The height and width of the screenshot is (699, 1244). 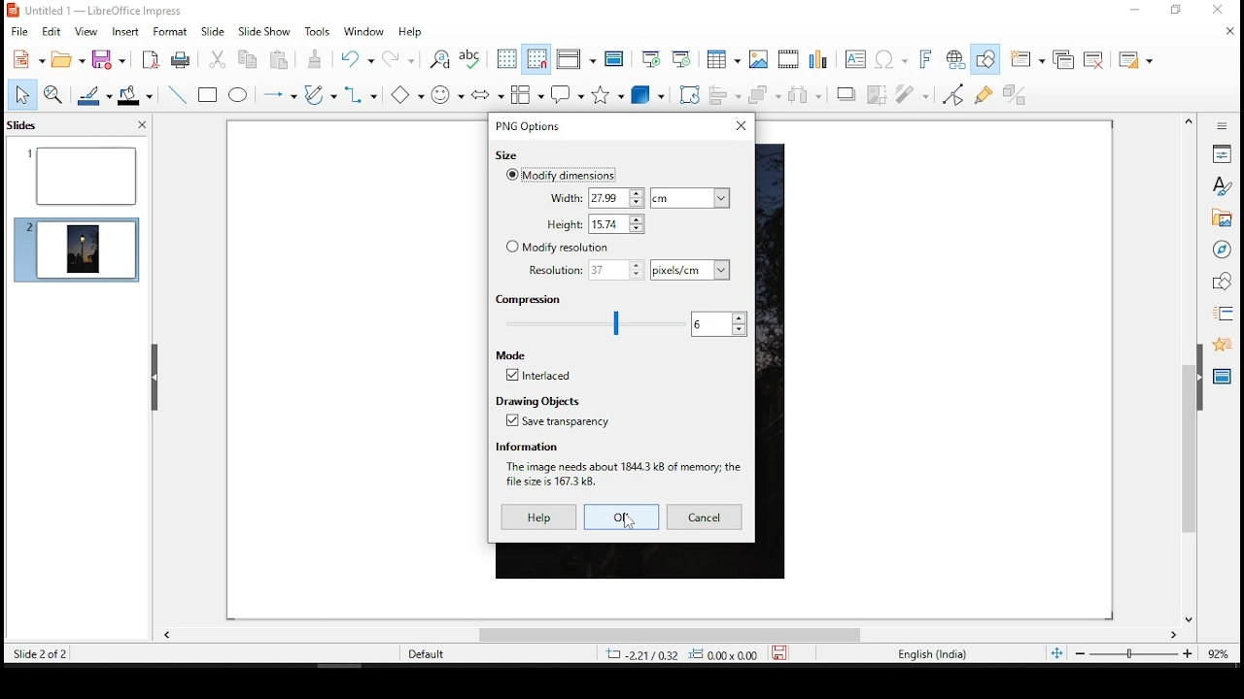 What do you see at coordinates (539, 375) in the screenshot?
I see `interlaced` at bounding box center [539, 375].